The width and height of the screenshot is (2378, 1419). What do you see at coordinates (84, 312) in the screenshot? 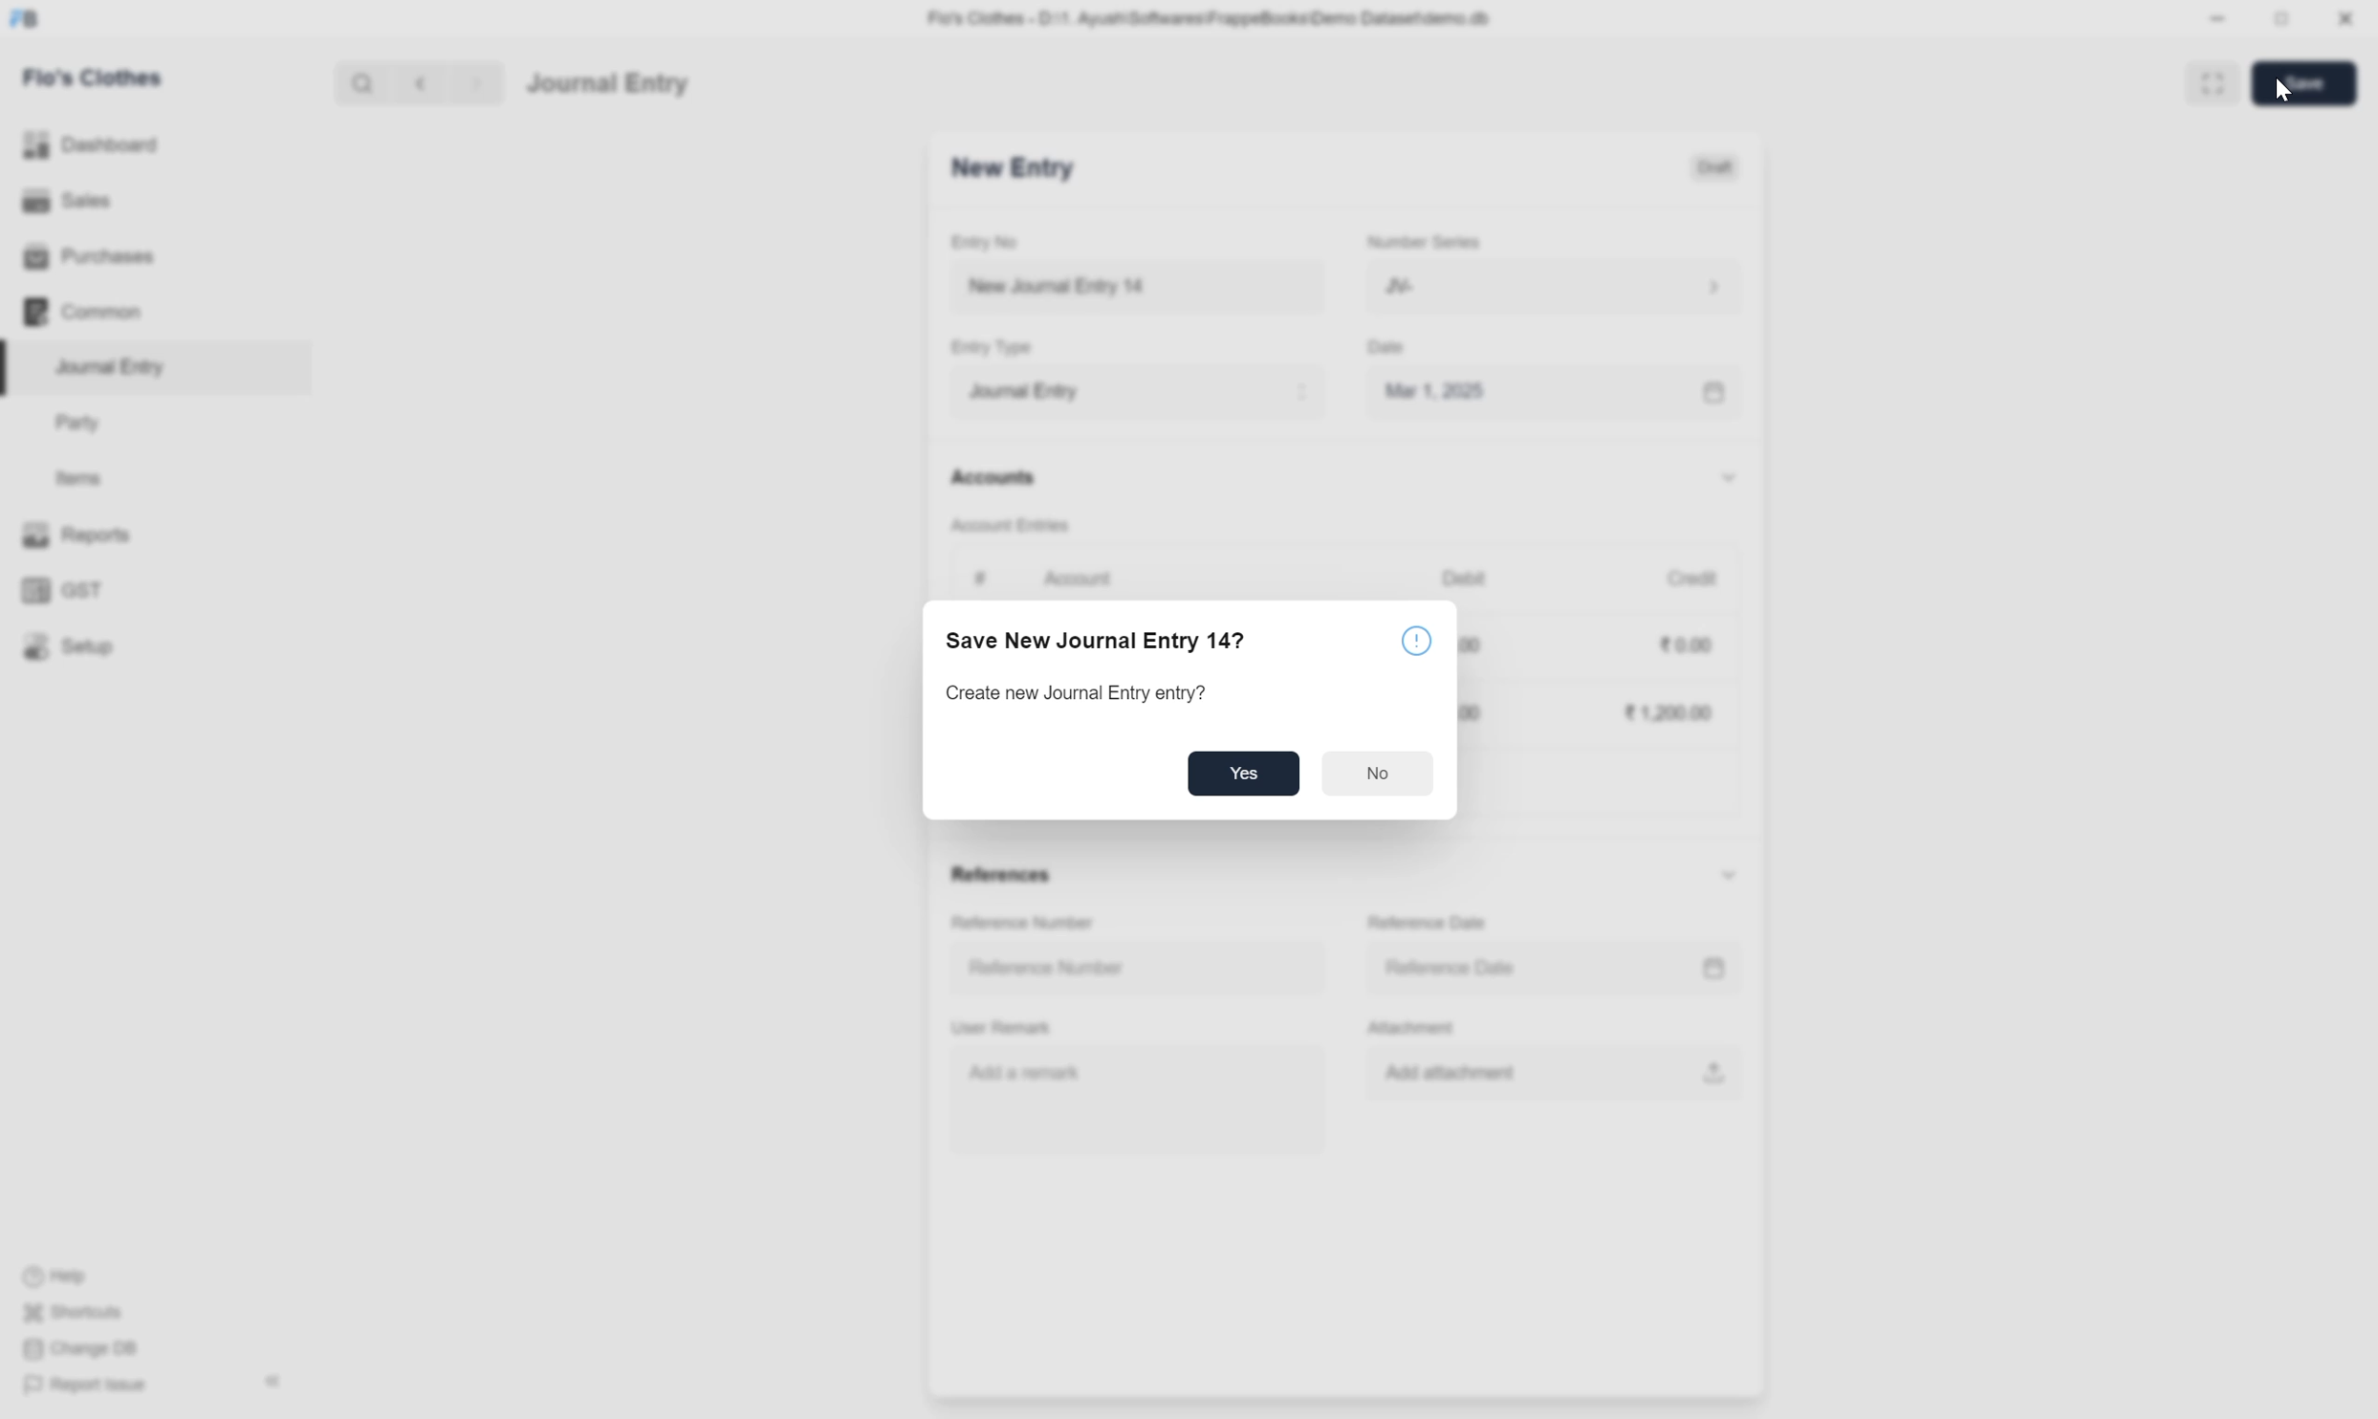
I see `Common` at bounding box center [84, 312].